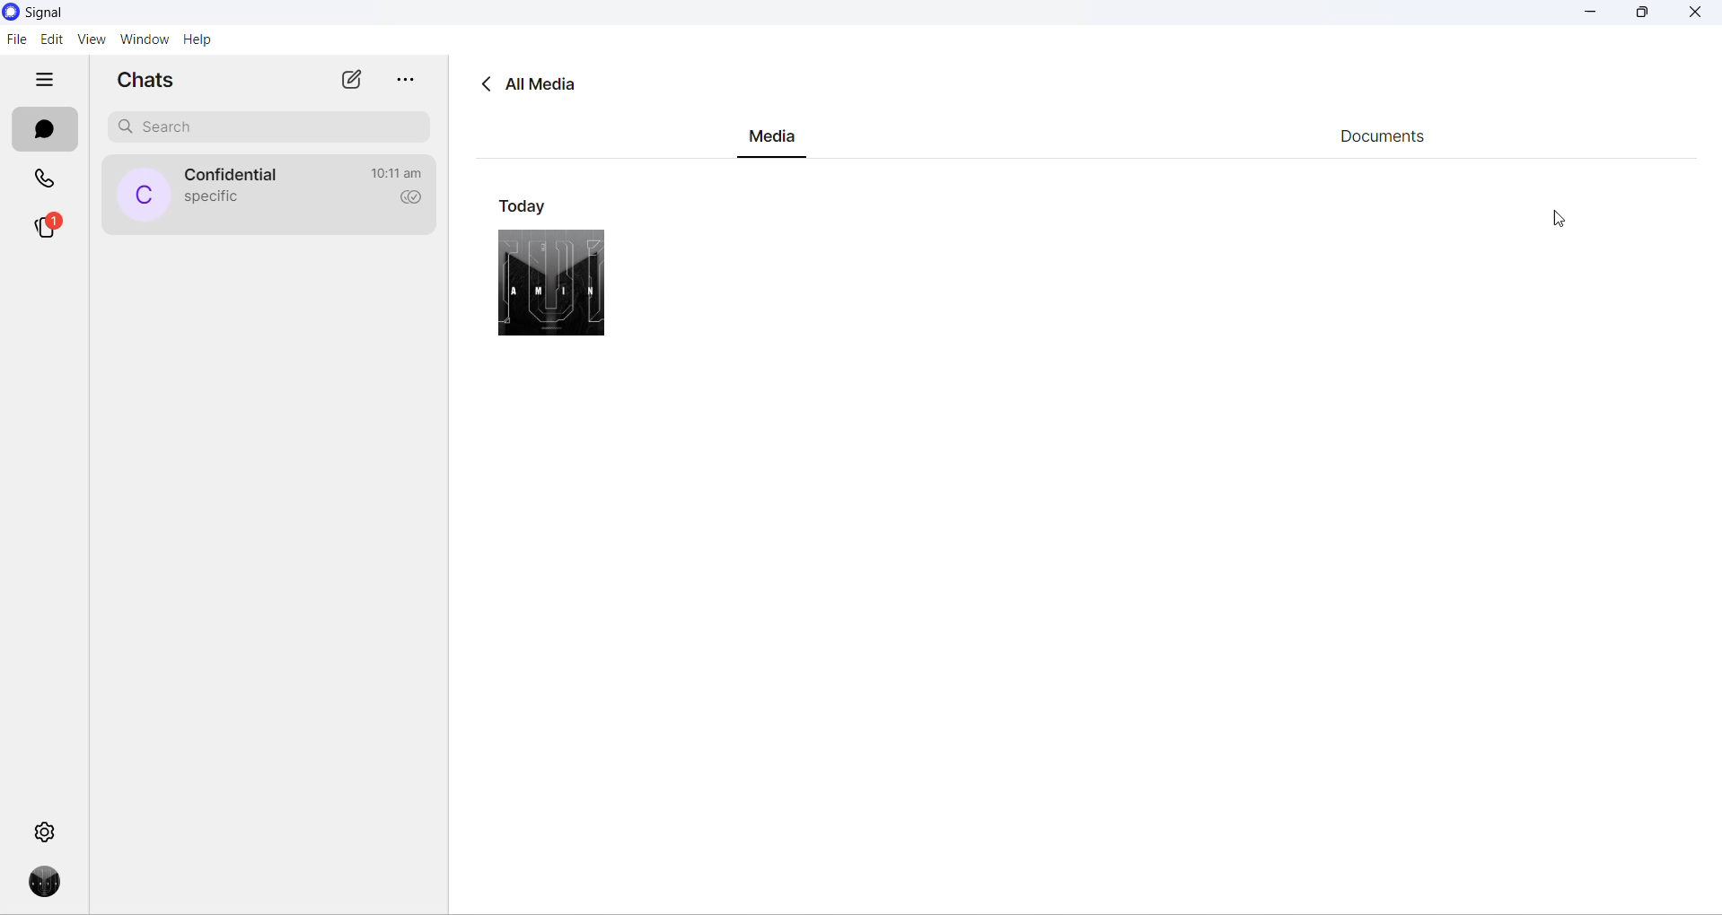  I want to click on application name and logo, so click(53, 13).